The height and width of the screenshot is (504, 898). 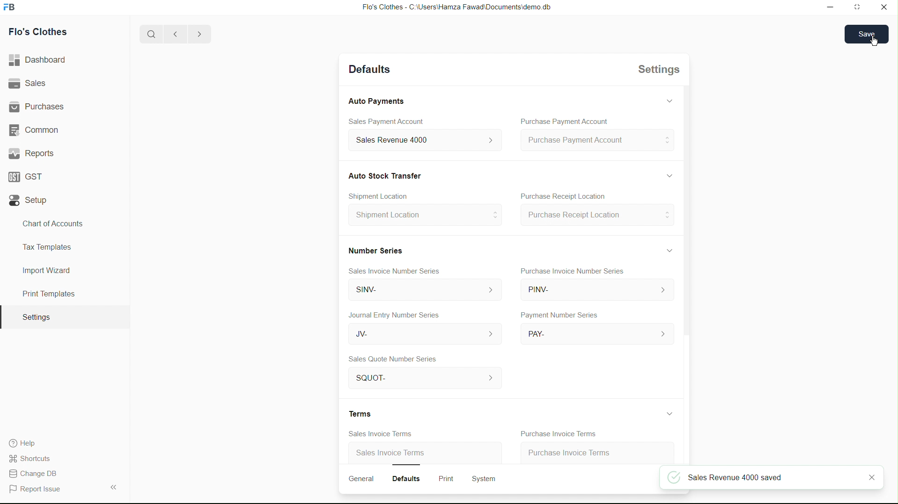 I want to click on Purchase Receipt Location, so click(x=566, y=195).